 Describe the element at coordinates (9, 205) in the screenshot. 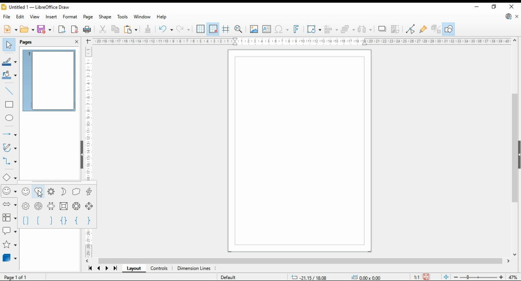

I see `block arrows` at that location.